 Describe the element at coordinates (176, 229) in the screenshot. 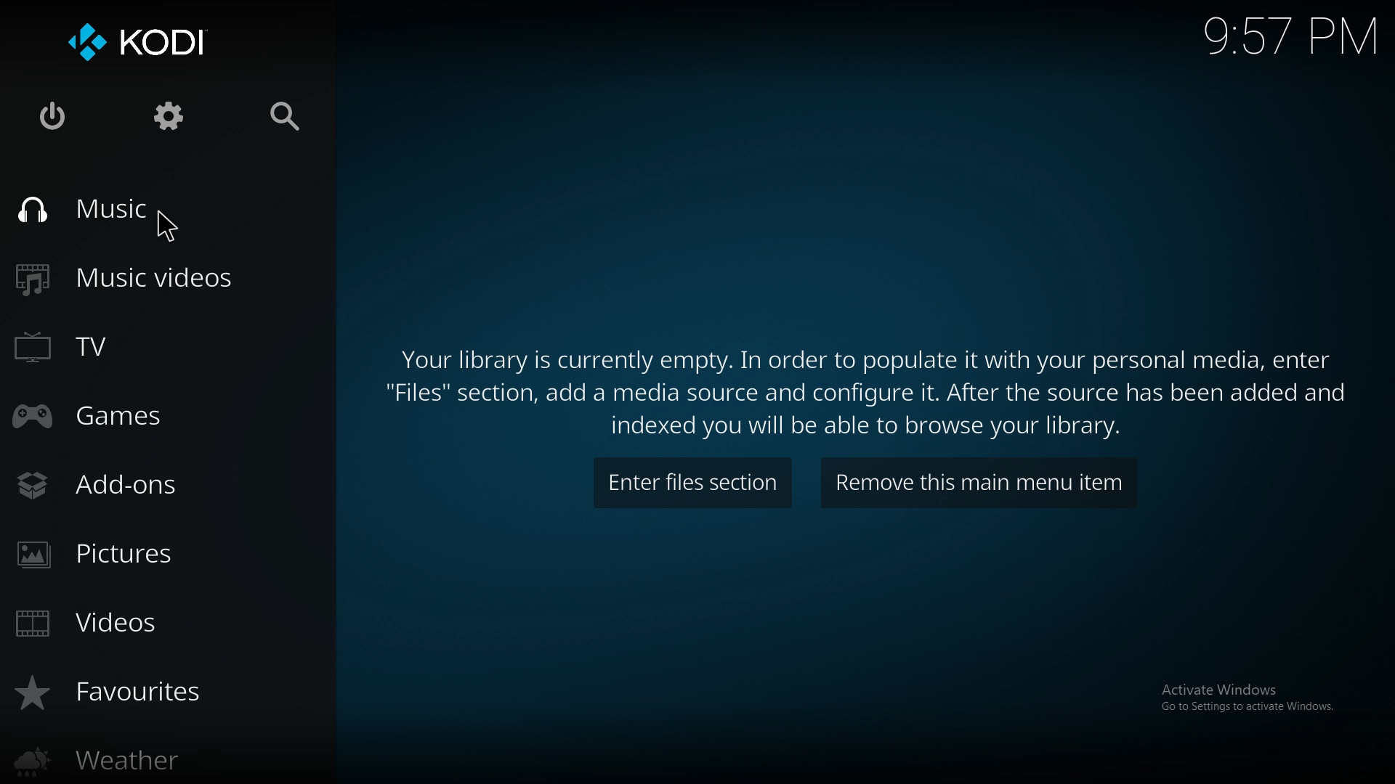

I see `pointer curse` at that location.